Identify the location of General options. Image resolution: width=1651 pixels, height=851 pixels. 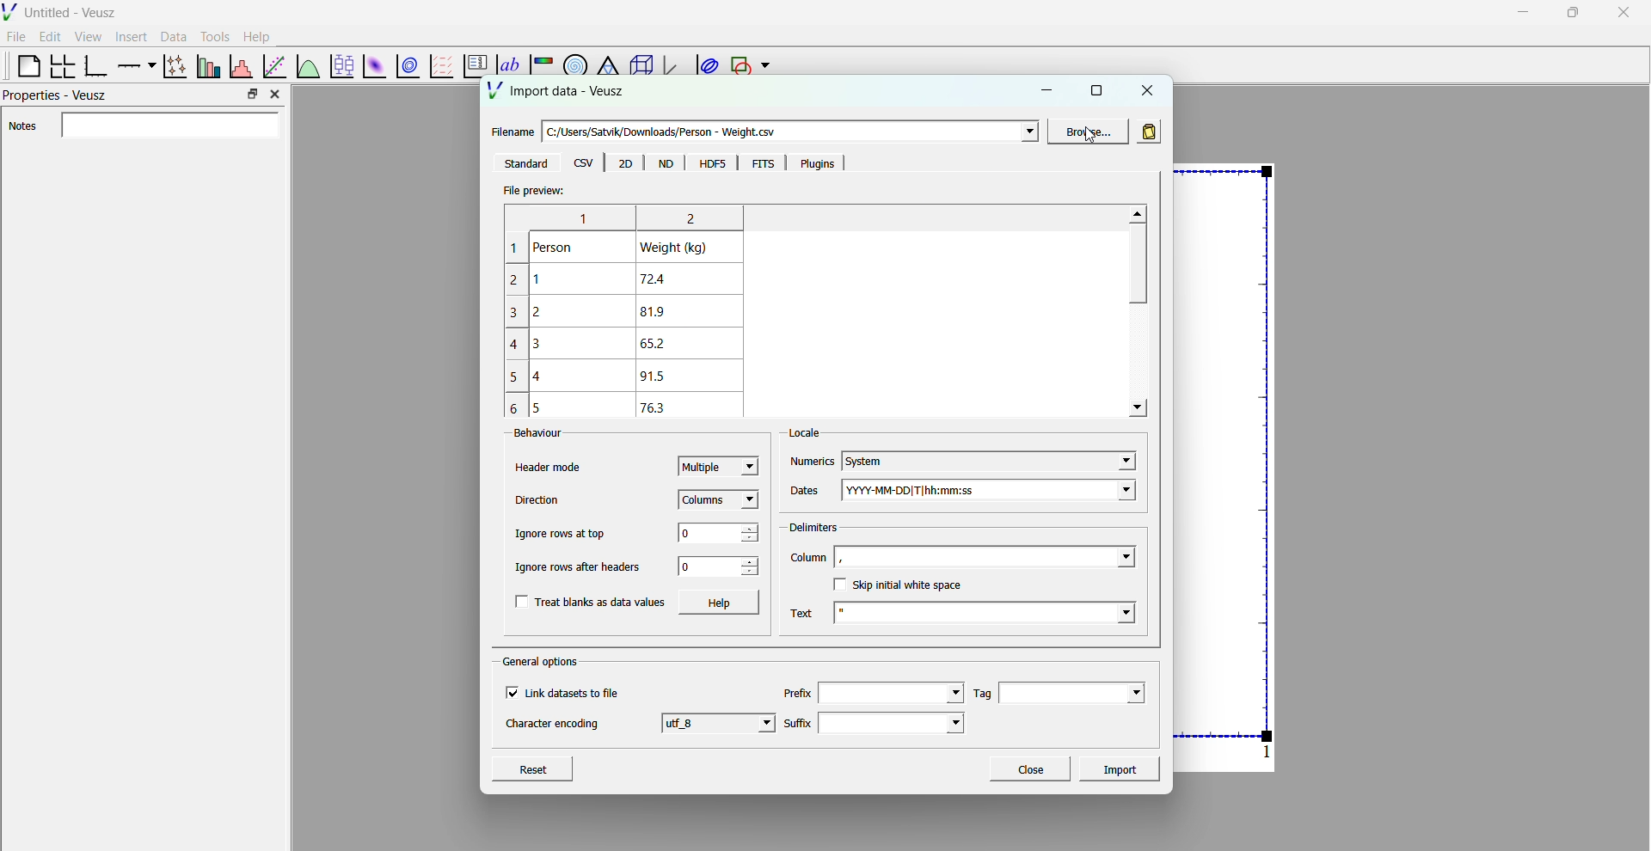
(543, 661).